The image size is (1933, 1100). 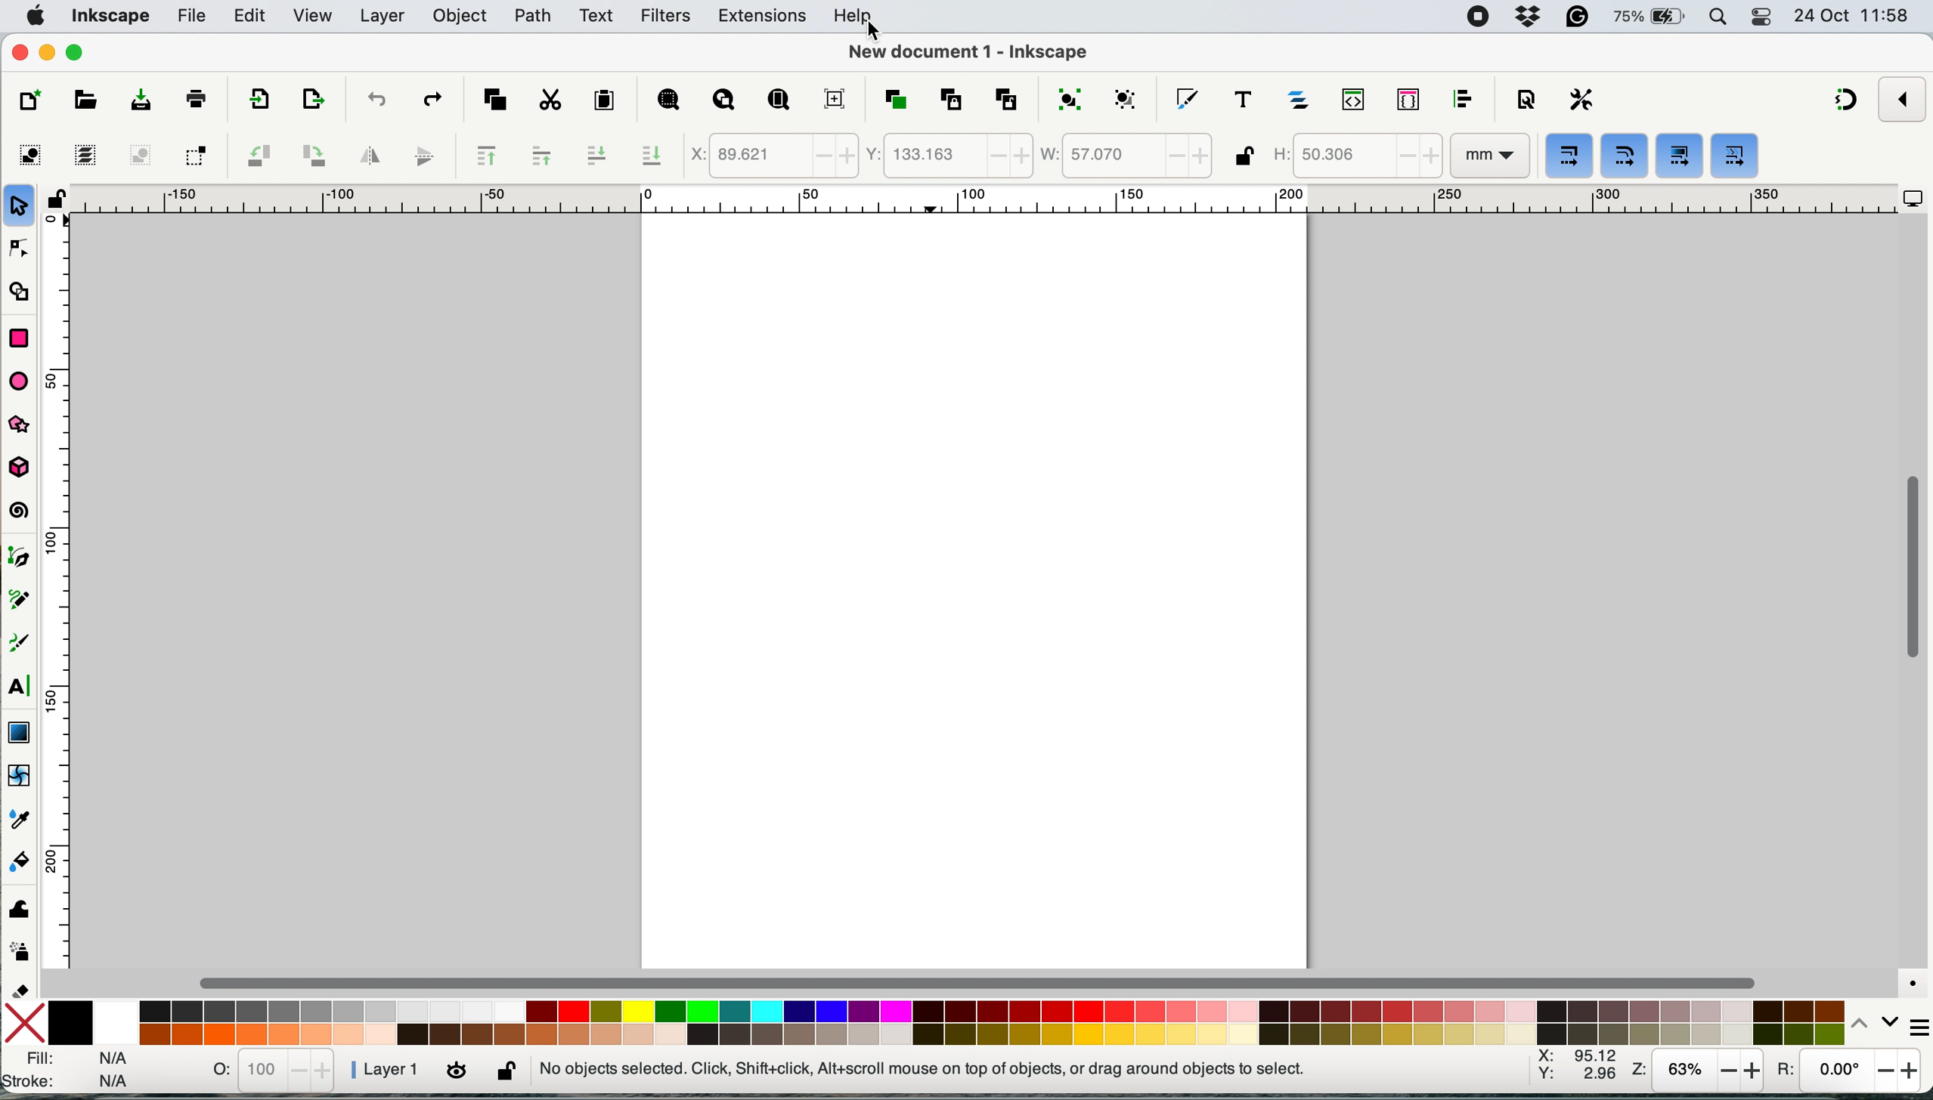 What do you see at coordinates (256, 100) in the screenshot?
I see `import` at bounding box center [256, 100].